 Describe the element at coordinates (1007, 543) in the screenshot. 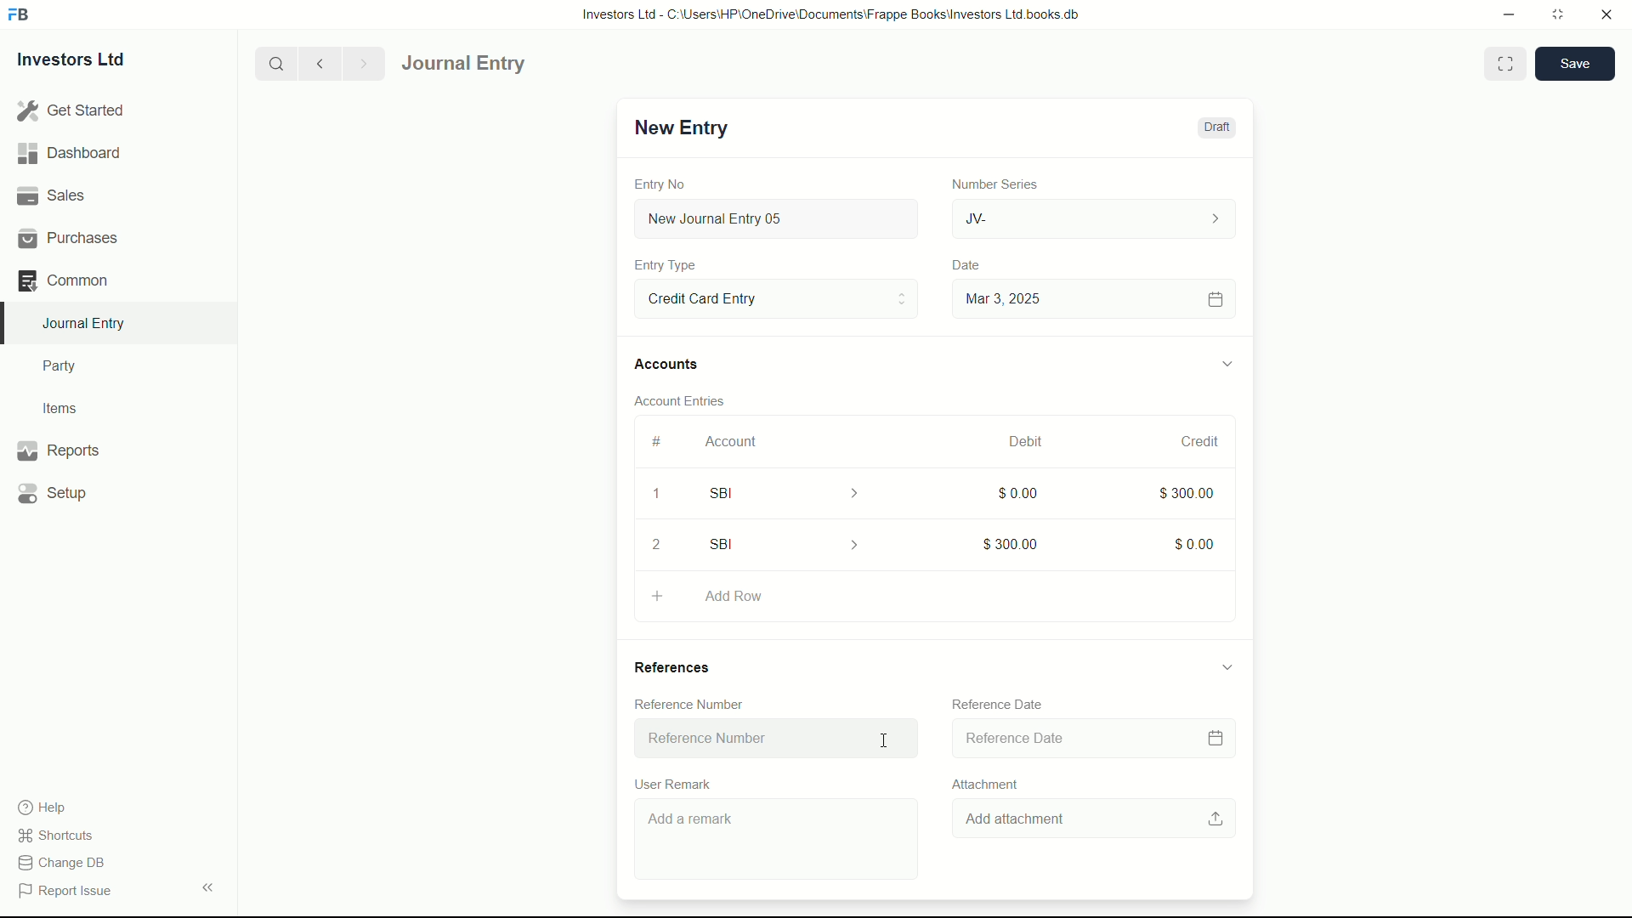

I see `$300.00` at that location.